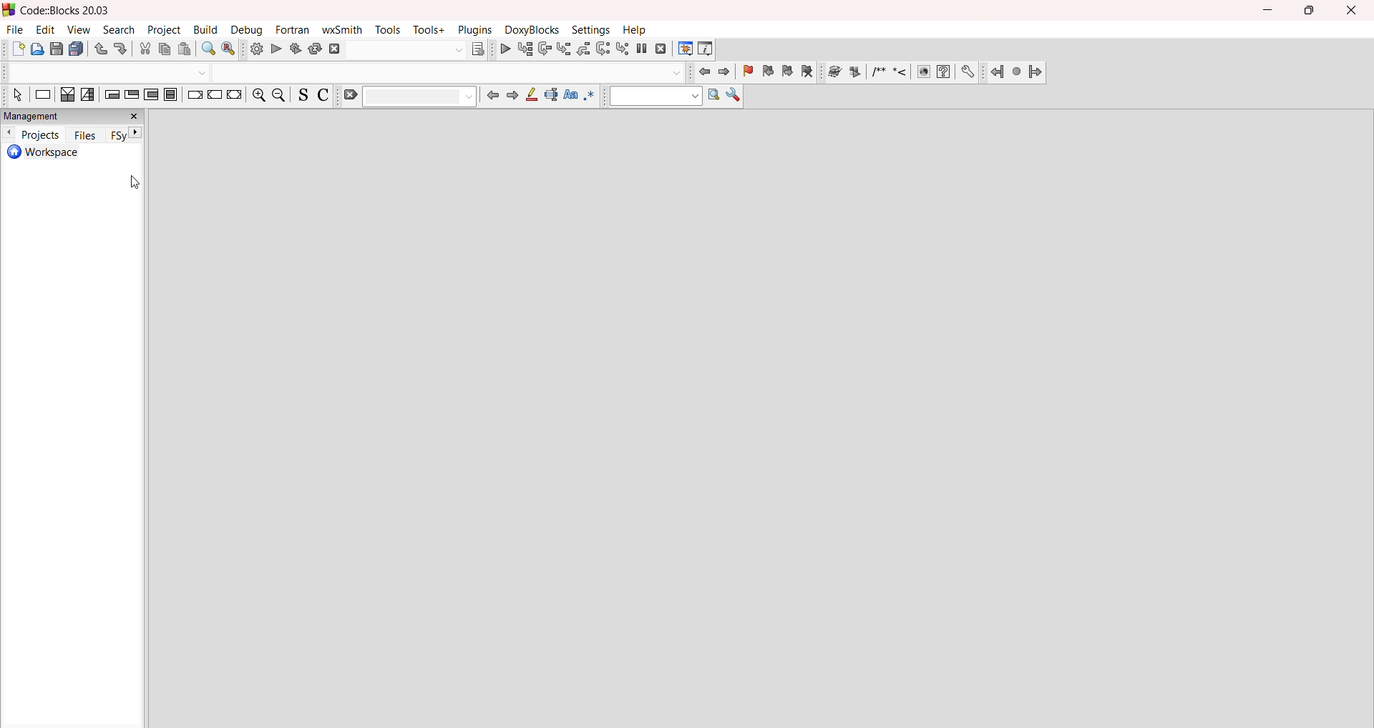 Image resolution: width=1374 pixels, height=728 pixels. What do you see at coordinates (281, 97) in the screenshot?
I see `zoom out` at bounding box center [281, 97].